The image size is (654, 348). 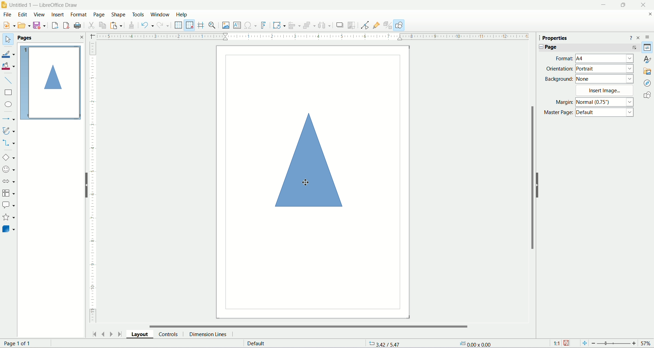 What do you see at coordinates (303, 326) in the screenshot?
I see `Horizontal Scrollbar` at bounding box center [303, 326].